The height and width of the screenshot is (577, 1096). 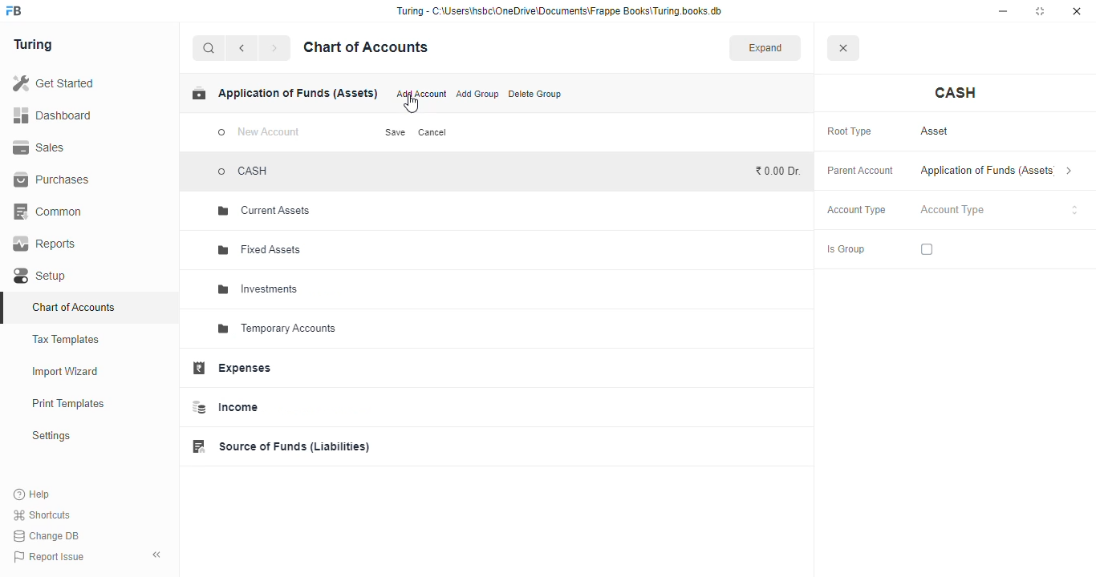 What do you see at coordinates (422, 93) in the screenshot?
I see `add account` at bounding box center [422, 93].